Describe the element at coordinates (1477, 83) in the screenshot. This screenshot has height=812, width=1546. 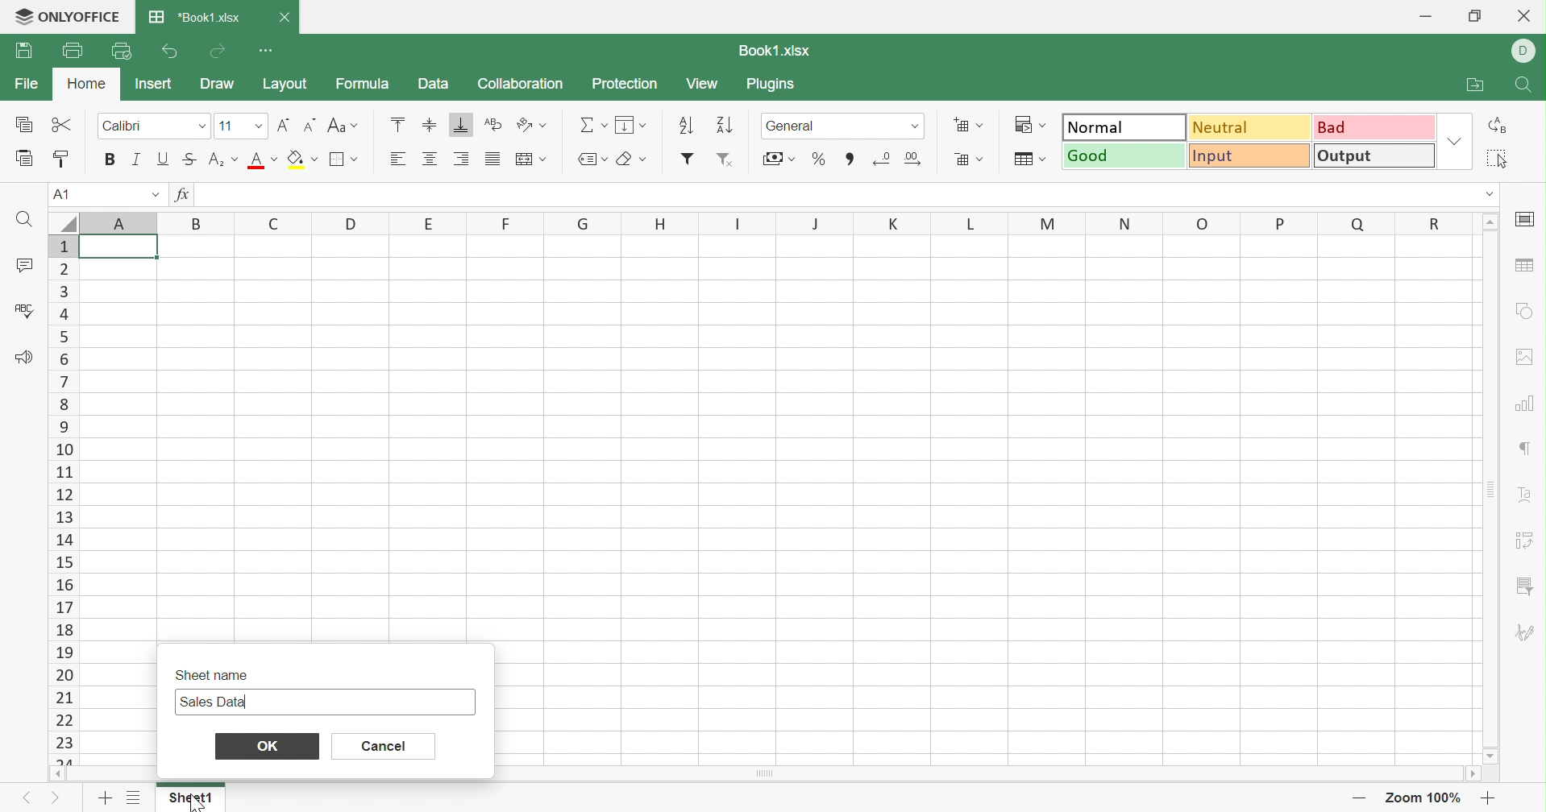
I see `Open file location` at that location.